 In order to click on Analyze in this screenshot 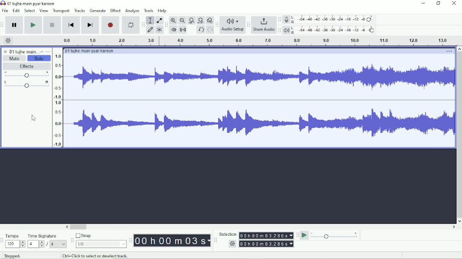, I will do `click(132, 11)`.